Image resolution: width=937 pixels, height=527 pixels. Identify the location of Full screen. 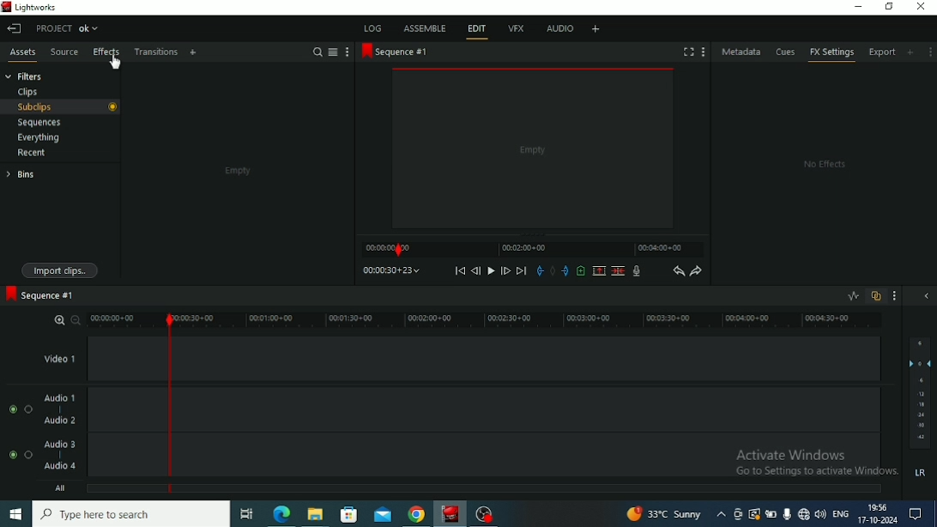
(689, 51).